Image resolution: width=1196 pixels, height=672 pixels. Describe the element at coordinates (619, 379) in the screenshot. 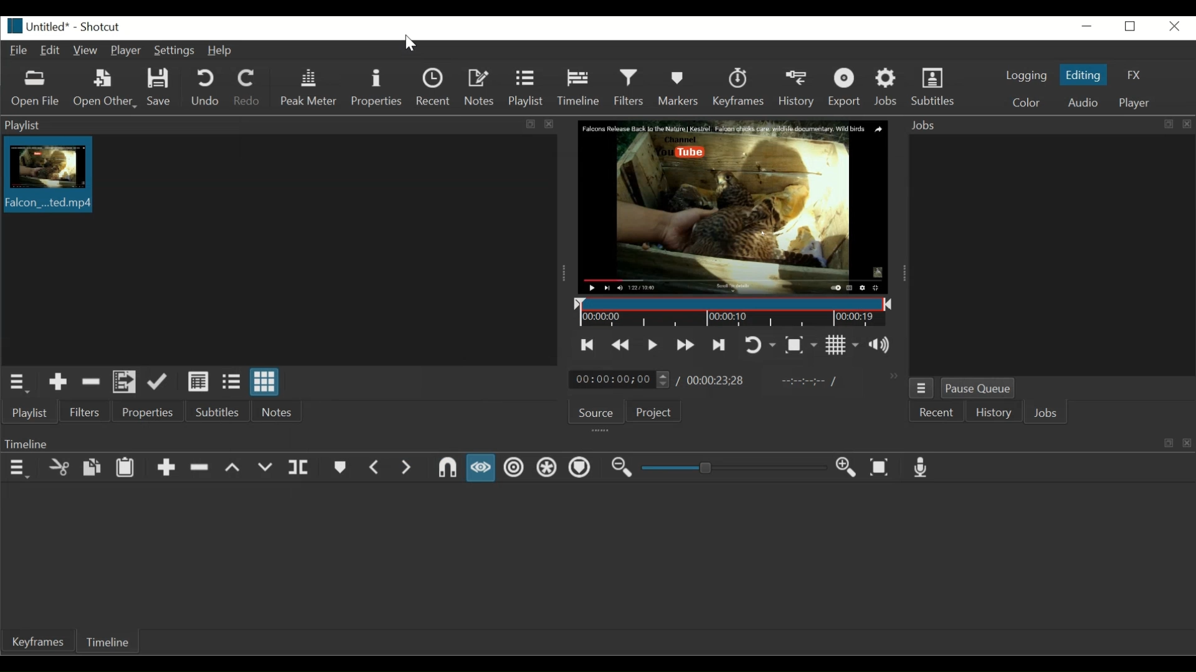

I see `00:00:00:00(Current position)` at that location.